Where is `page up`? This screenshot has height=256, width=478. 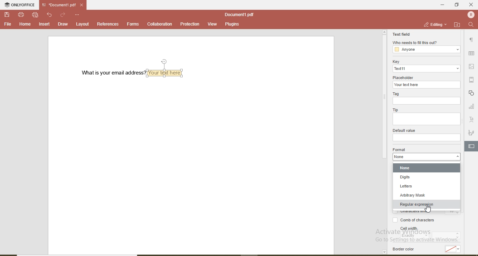 page up is located at coordinates (384, 32).